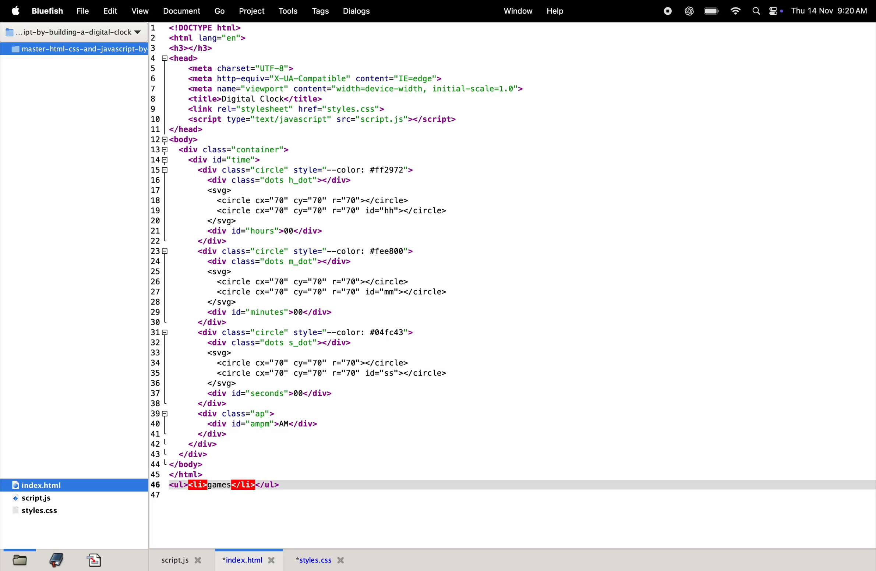 Image resolution: width=876 pixels, height=571 pixels. Describe the element at coordinates (516, 10) in the screenshot. I see `window` at that location.